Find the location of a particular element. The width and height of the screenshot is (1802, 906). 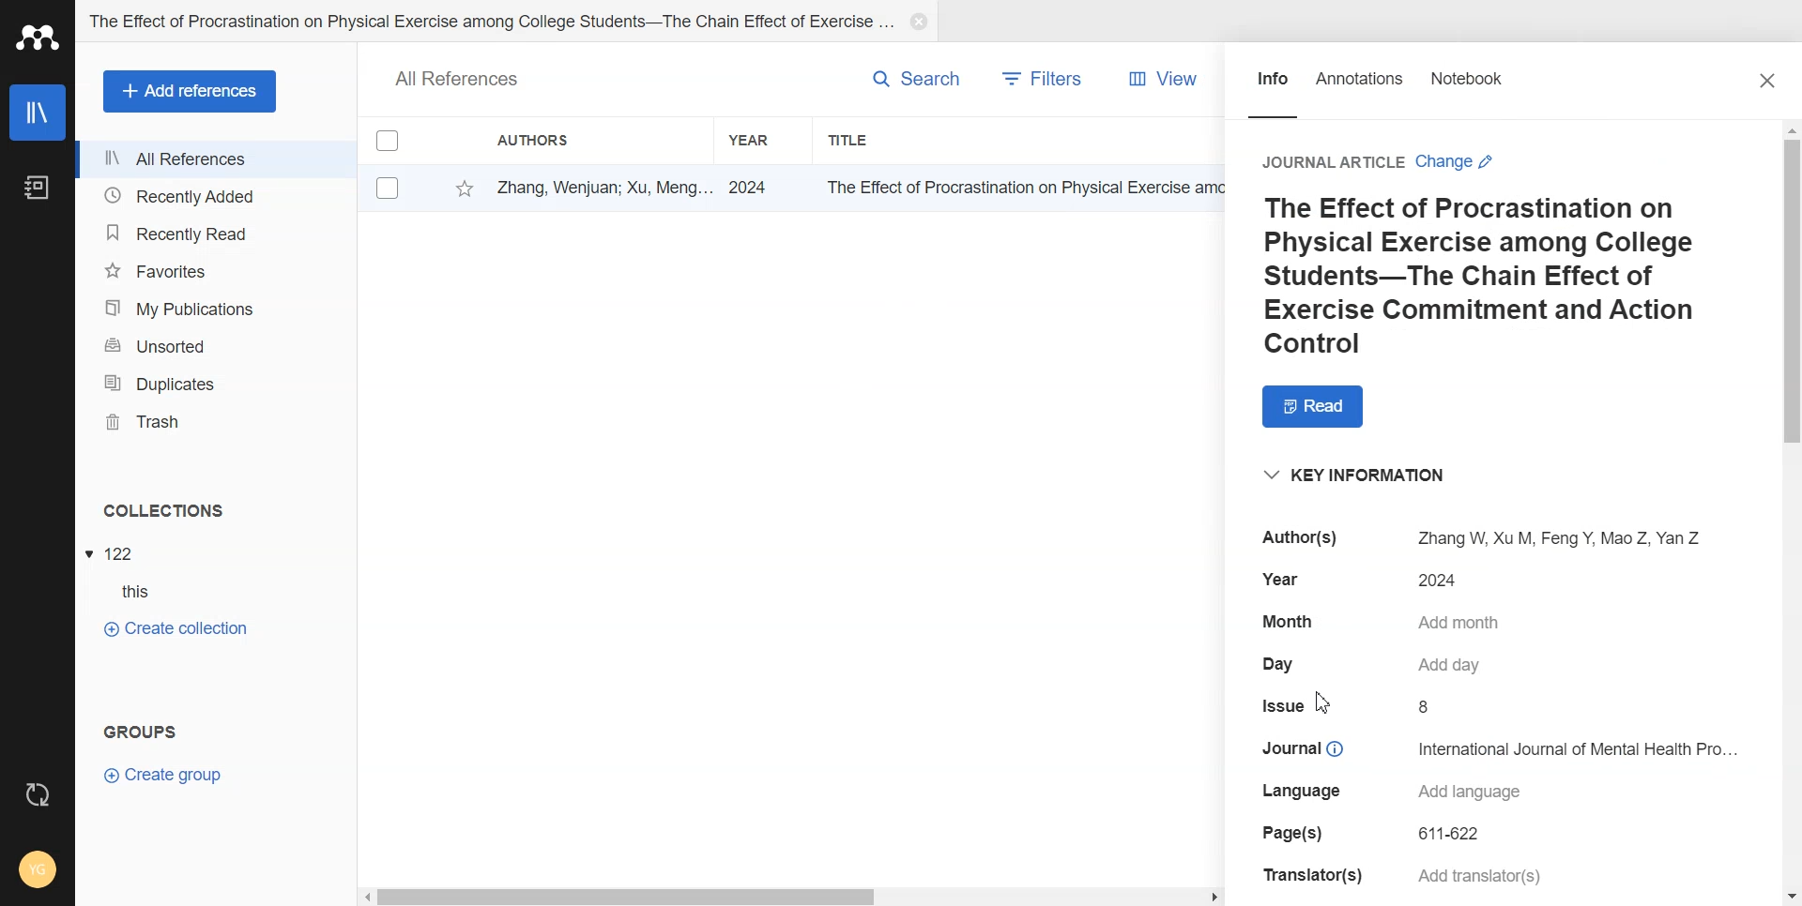

Subfolder is located at coordinates (127, 593).